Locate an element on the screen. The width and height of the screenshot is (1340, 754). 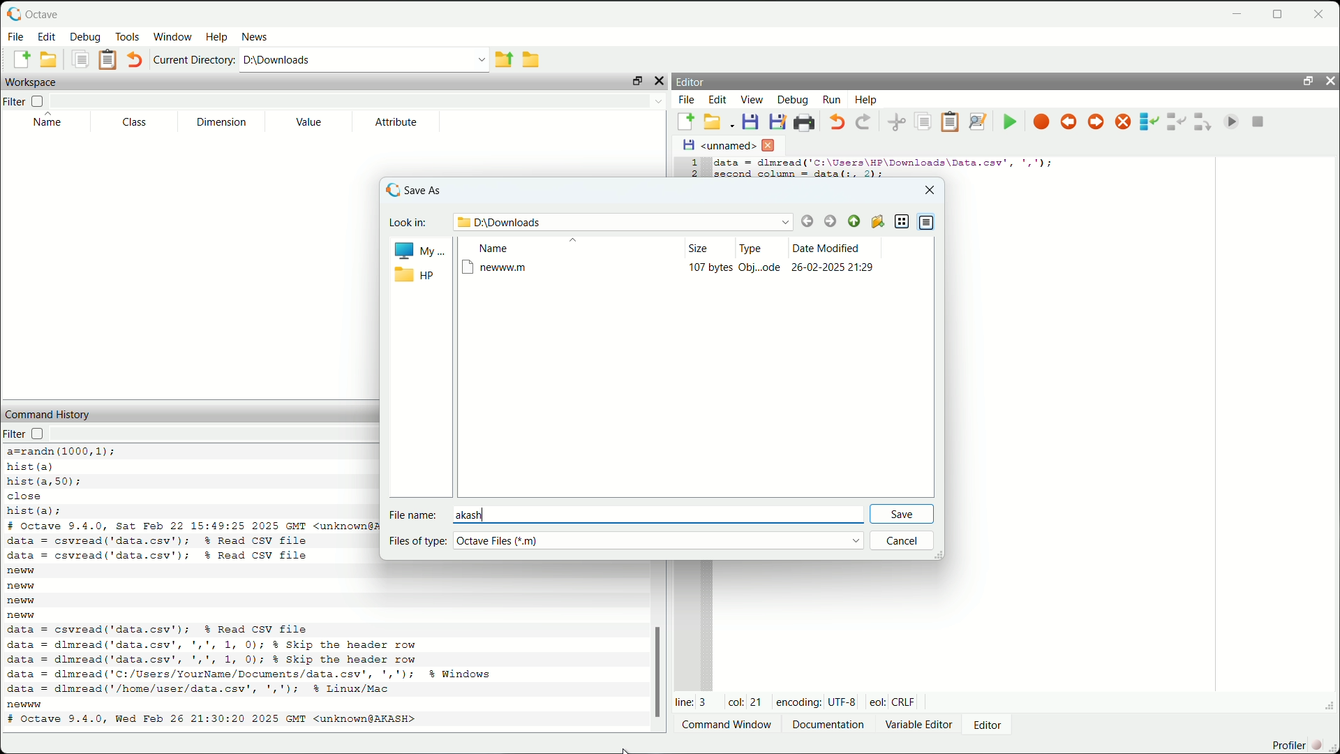
expand is located at coordinates (1327, 706).